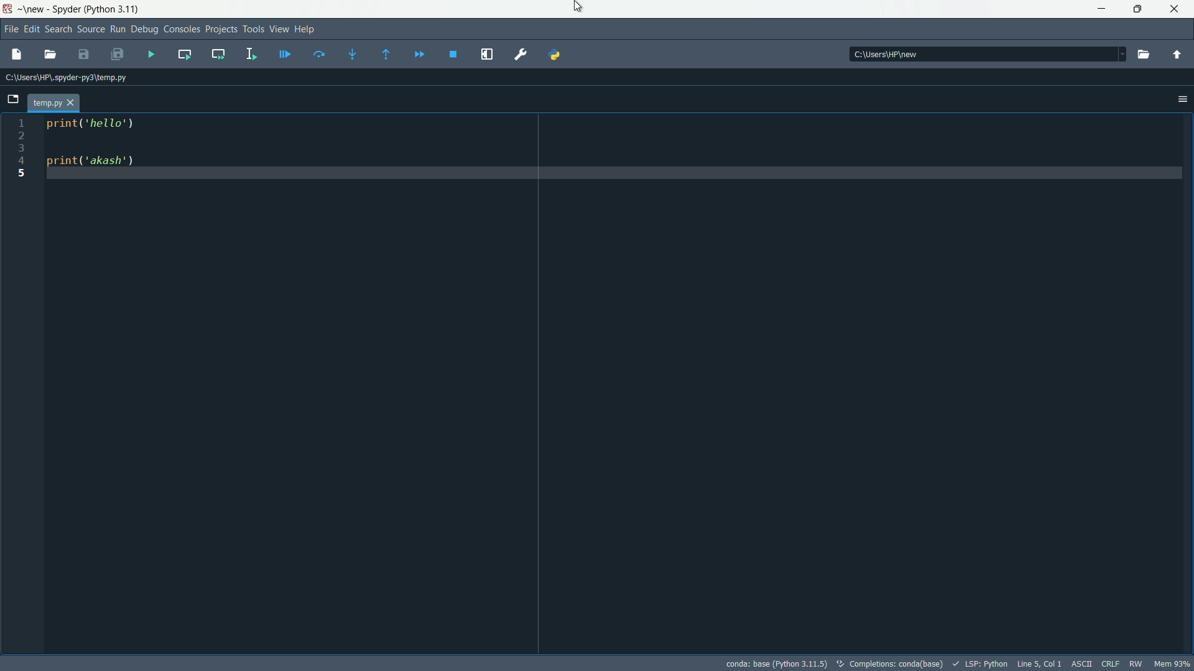  What do you see at coordinates (58, 29) in the screenshot?
I see `search menu` at bounding box center [58, 29].